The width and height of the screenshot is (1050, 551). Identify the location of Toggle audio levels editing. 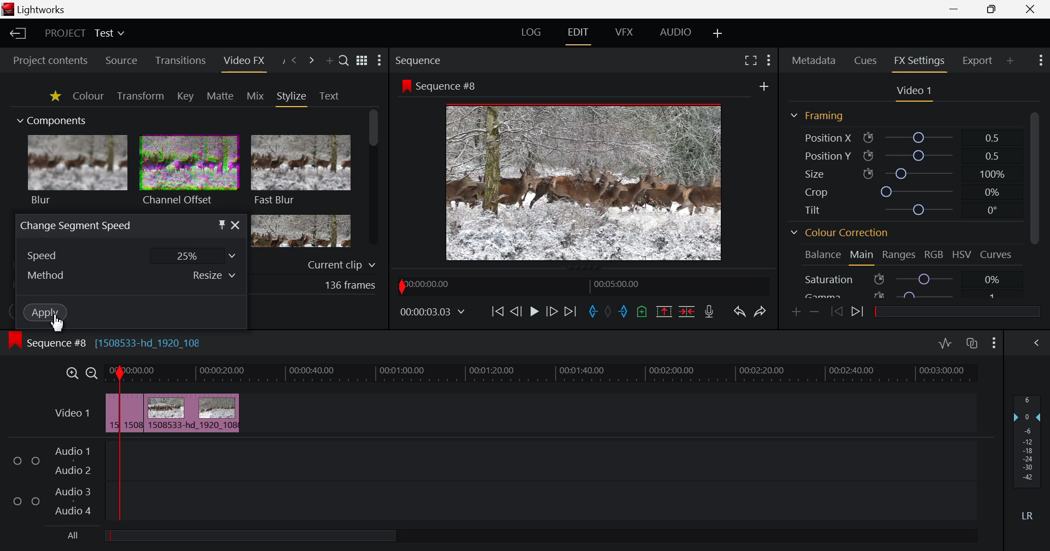
(945, 343).